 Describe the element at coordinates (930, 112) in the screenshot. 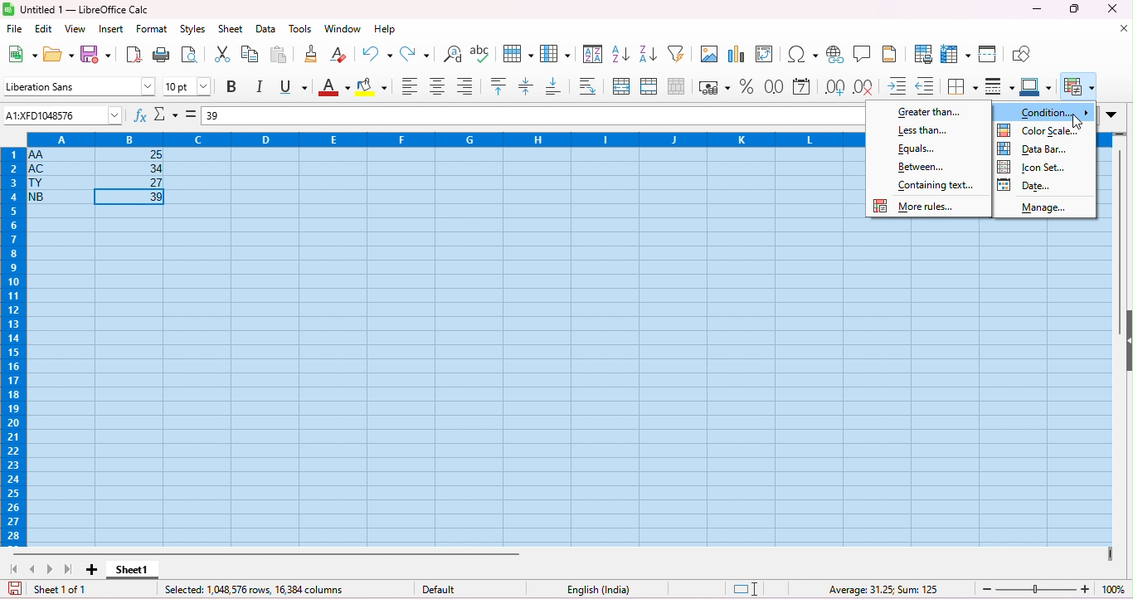

I see `greater than` at that location.